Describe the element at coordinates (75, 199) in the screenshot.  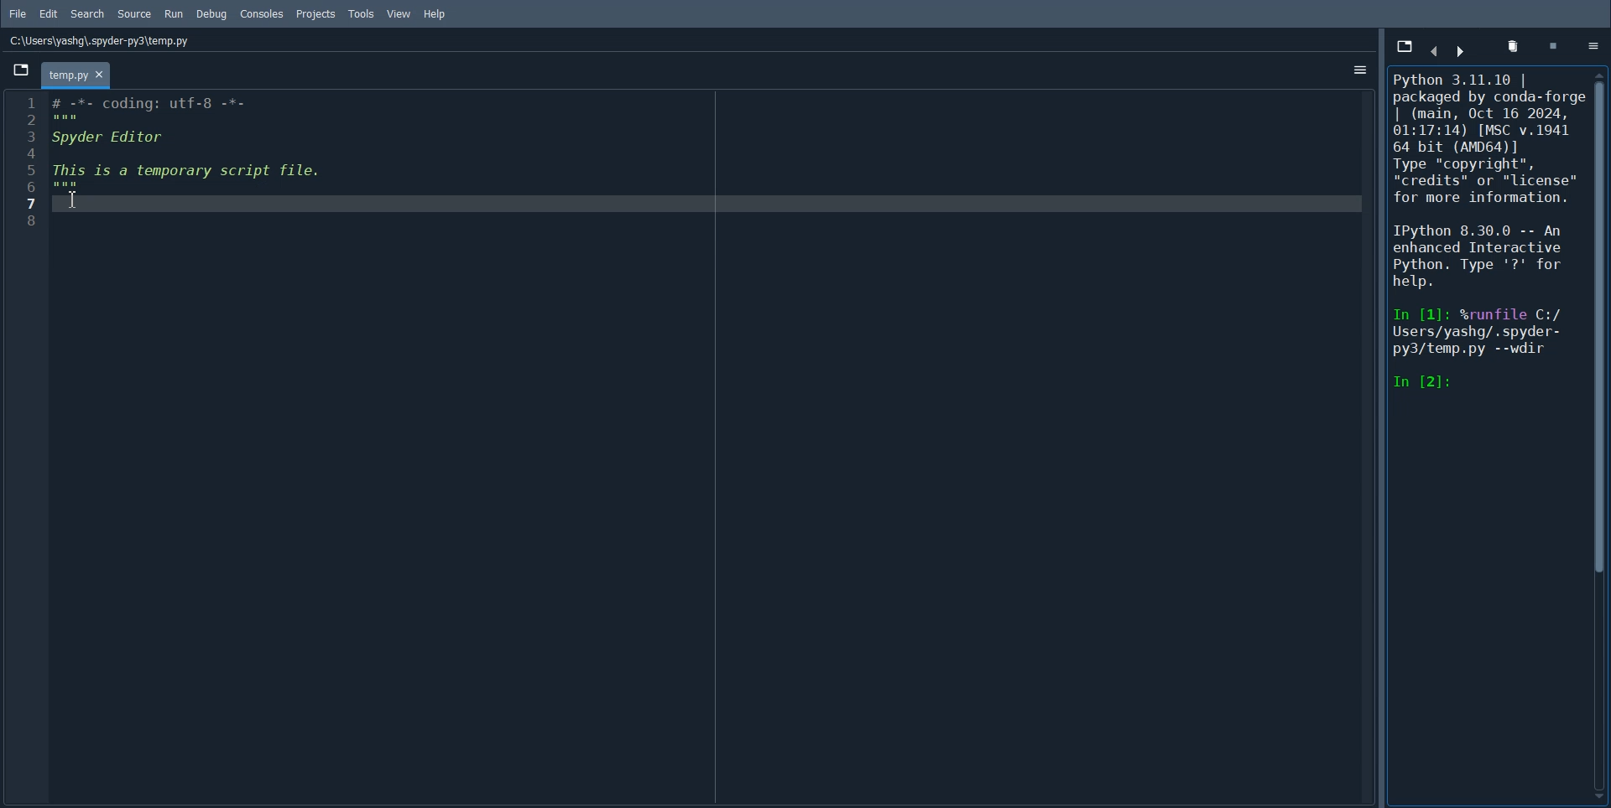
I see `Text Cursor` at that location.